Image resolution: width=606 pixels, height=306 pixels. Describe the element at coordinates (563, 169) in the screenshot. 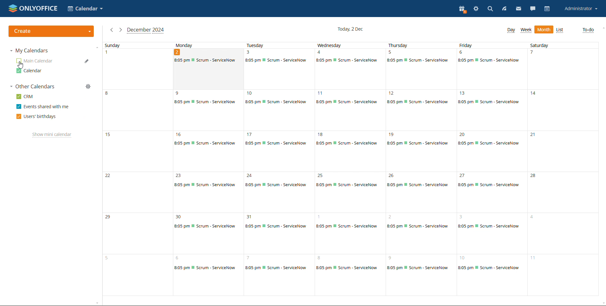

I see `saturday` at that location.